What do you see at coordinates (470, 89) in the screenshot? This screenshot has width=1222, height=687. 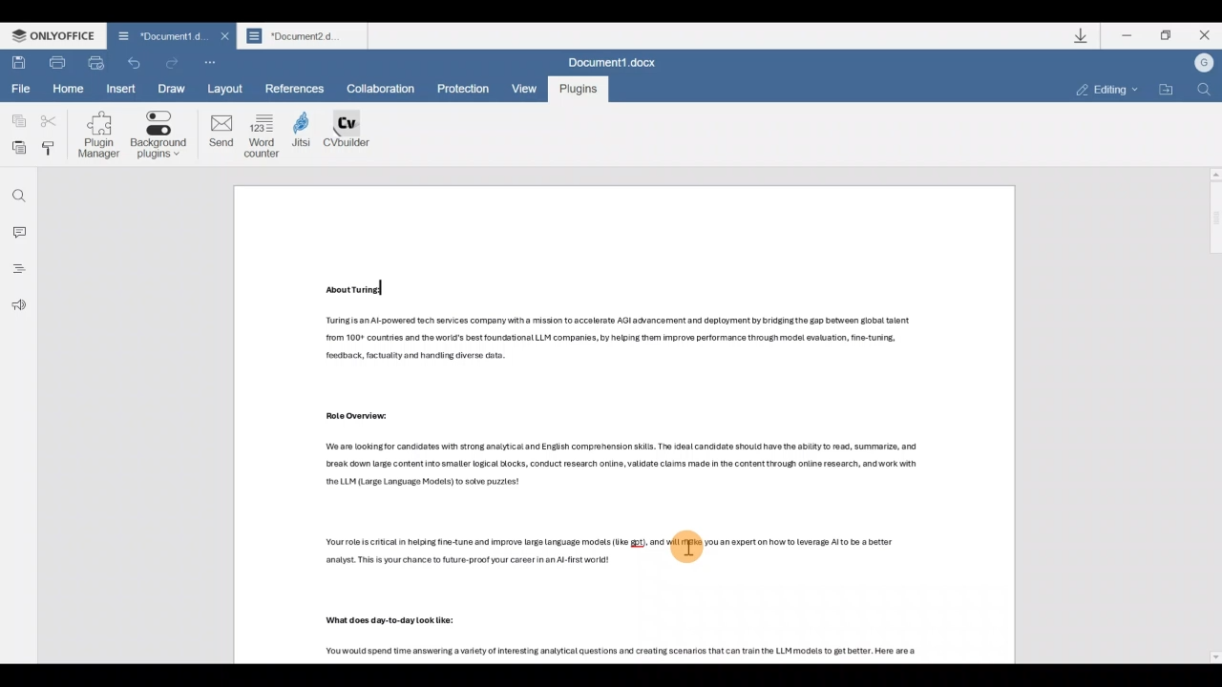 I see `Protection` at bounding box center [470, 89].